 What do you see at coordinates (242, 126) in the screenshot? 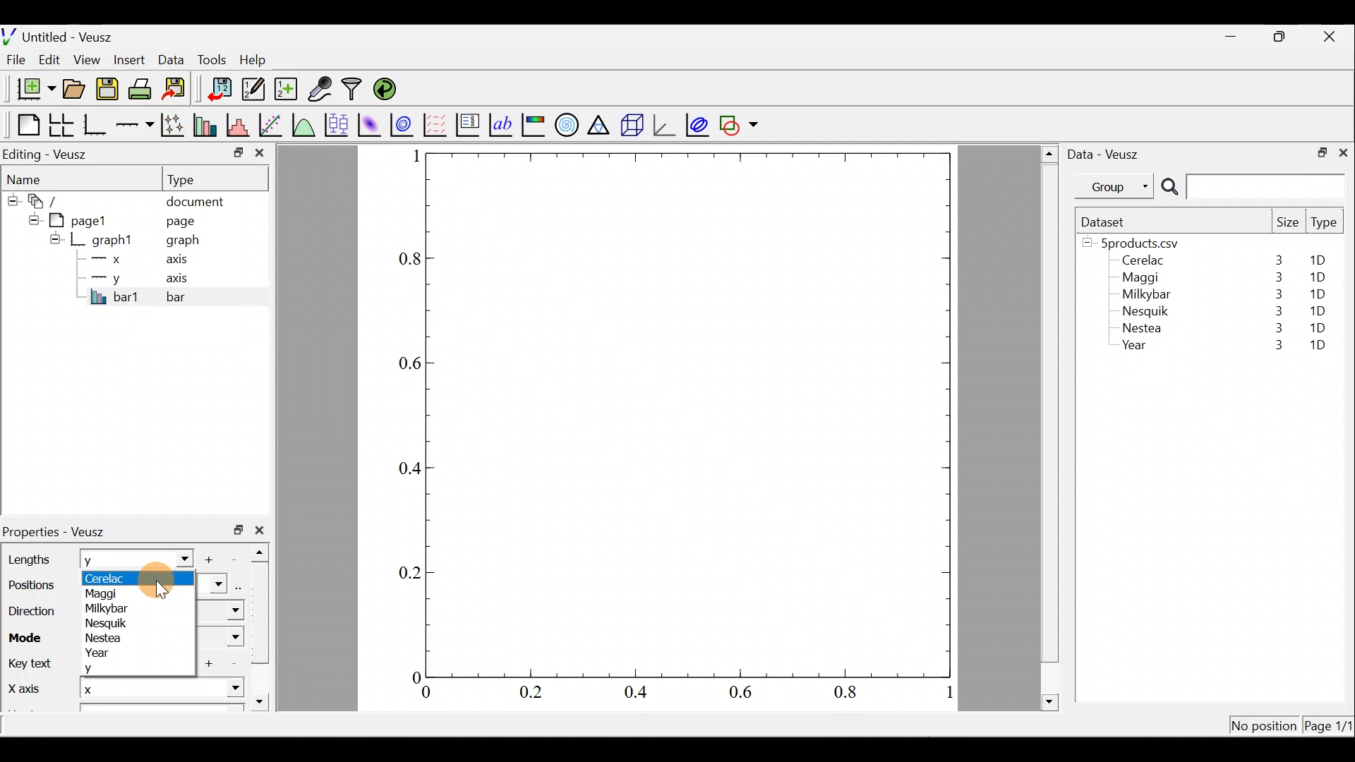
I see `Histogram of a dataset` at bounding box center [242, 126].